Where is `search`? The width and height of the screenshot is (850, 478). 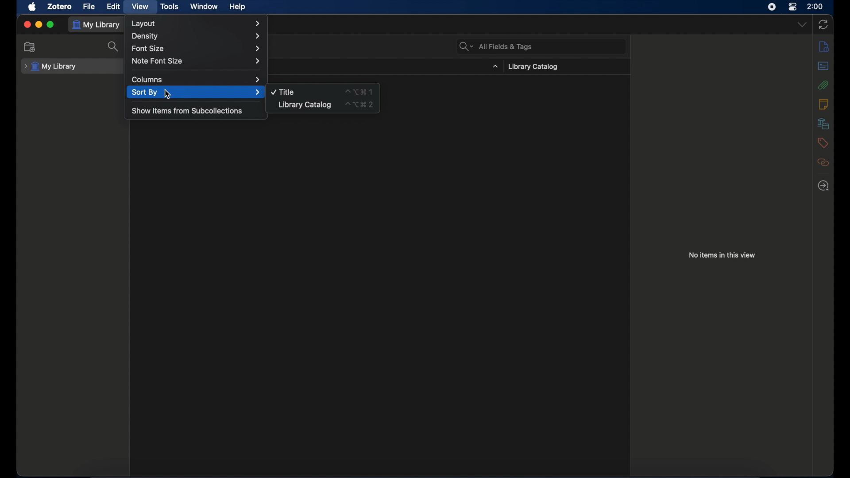 search is located at coordinates (114, 46).